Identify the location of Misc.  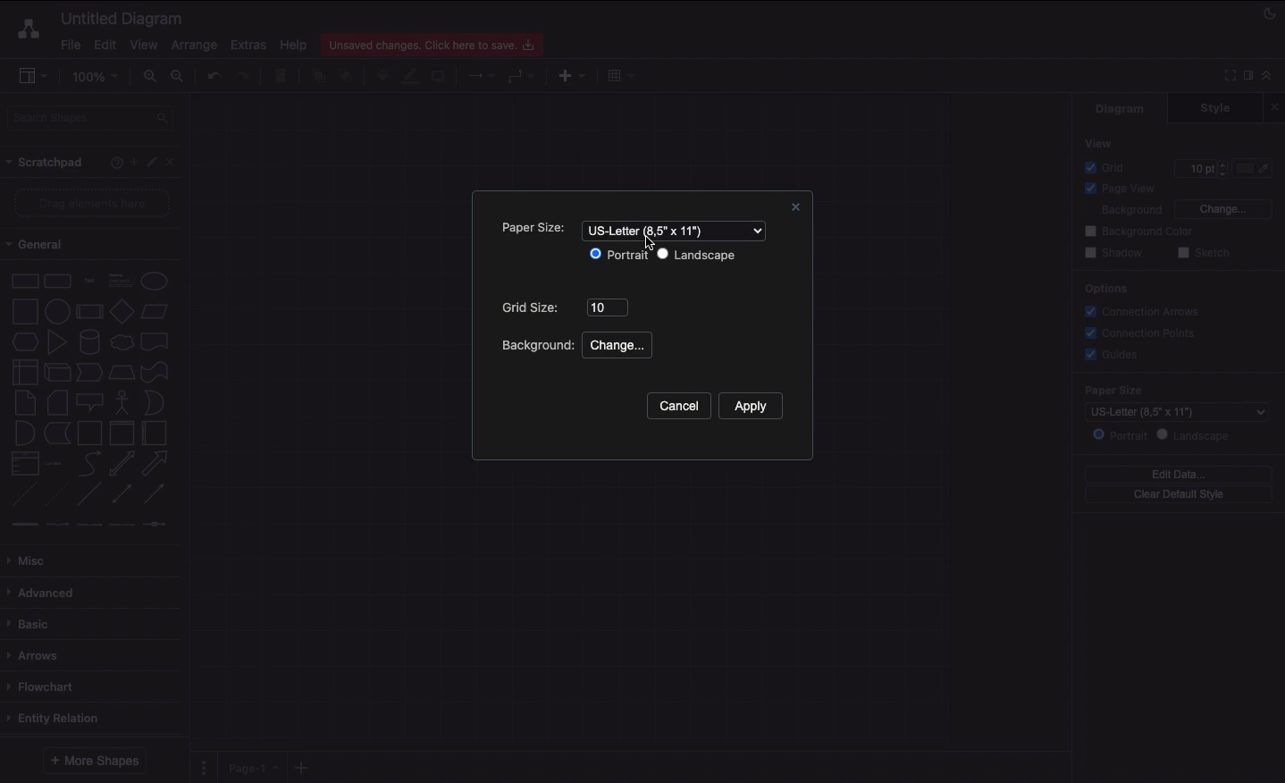
(31, 560).